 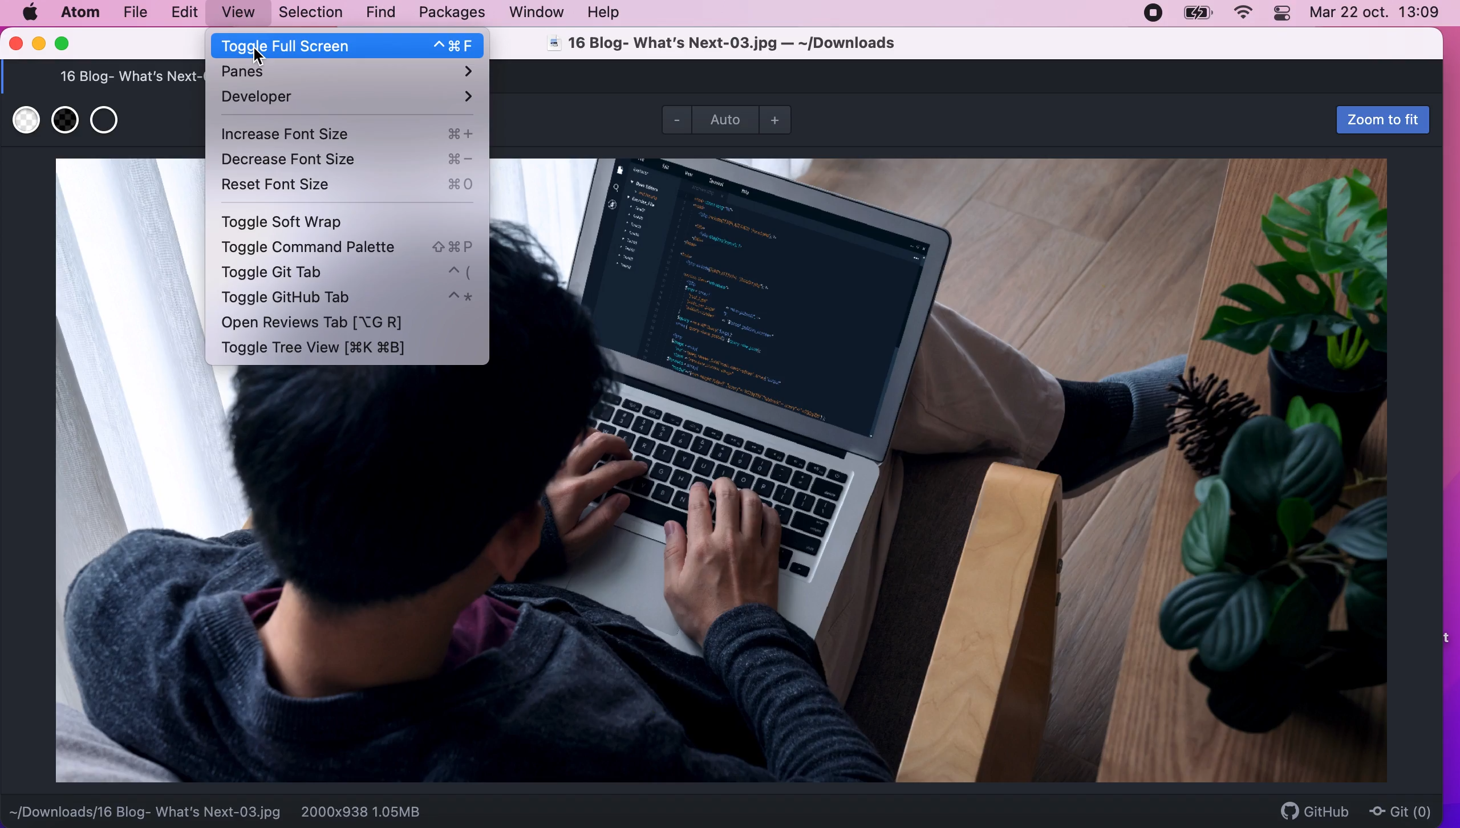 What do you see at coordinates (351, 187) in the screenshot?
I see `reset font size` at bounding box center [351, 187].